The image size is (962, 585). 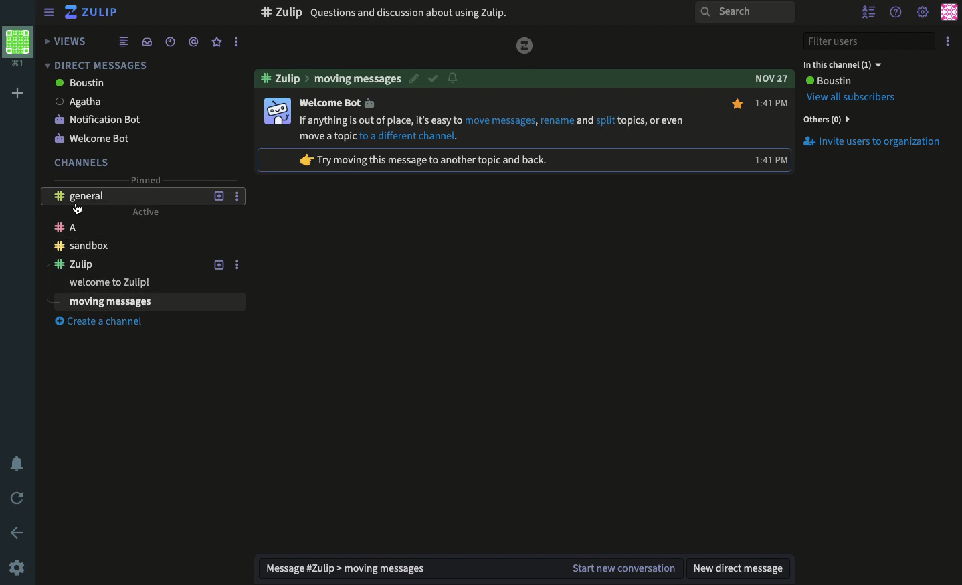 I want to click on Time, so click(x=773, y=101).